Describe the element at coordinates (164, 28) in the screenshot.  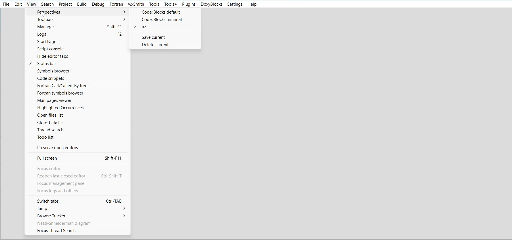
I see `az` at that location.